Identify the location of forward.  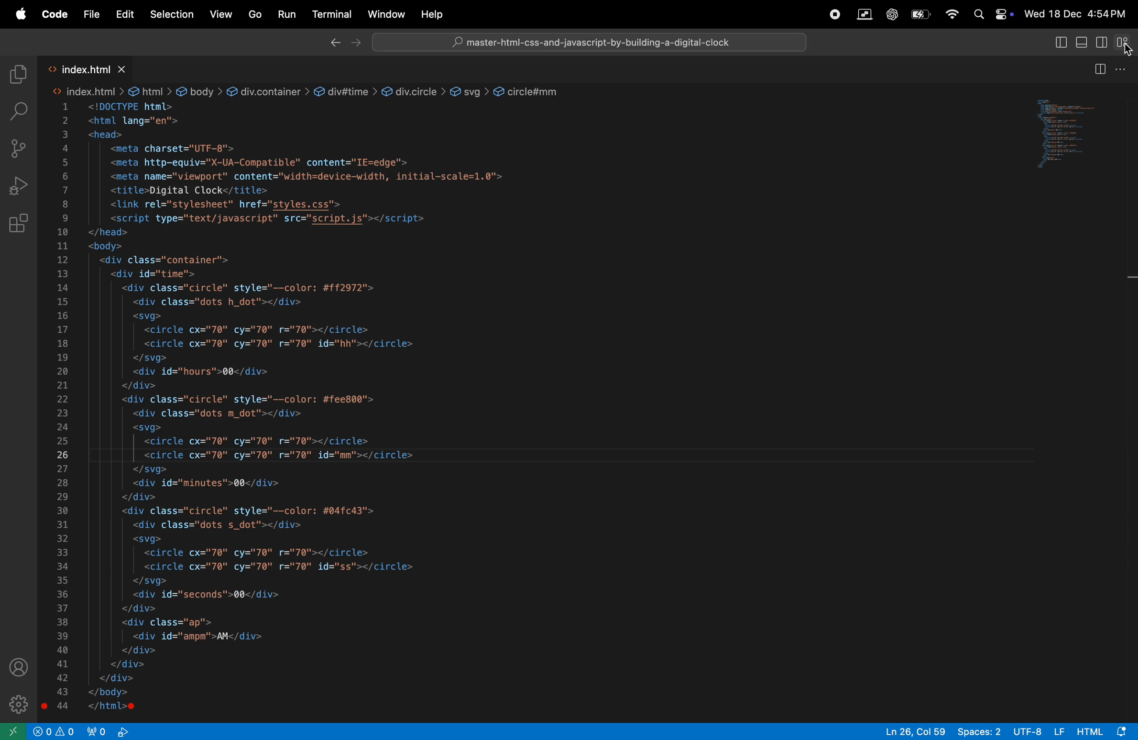
(359, 43).